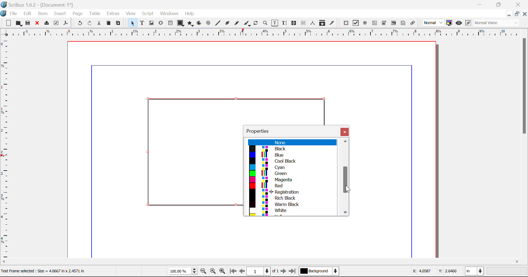  What do you see at coordinates (403, 23) in the screenshot?
I see `Text Annotation` at bounding box center [403, 23].